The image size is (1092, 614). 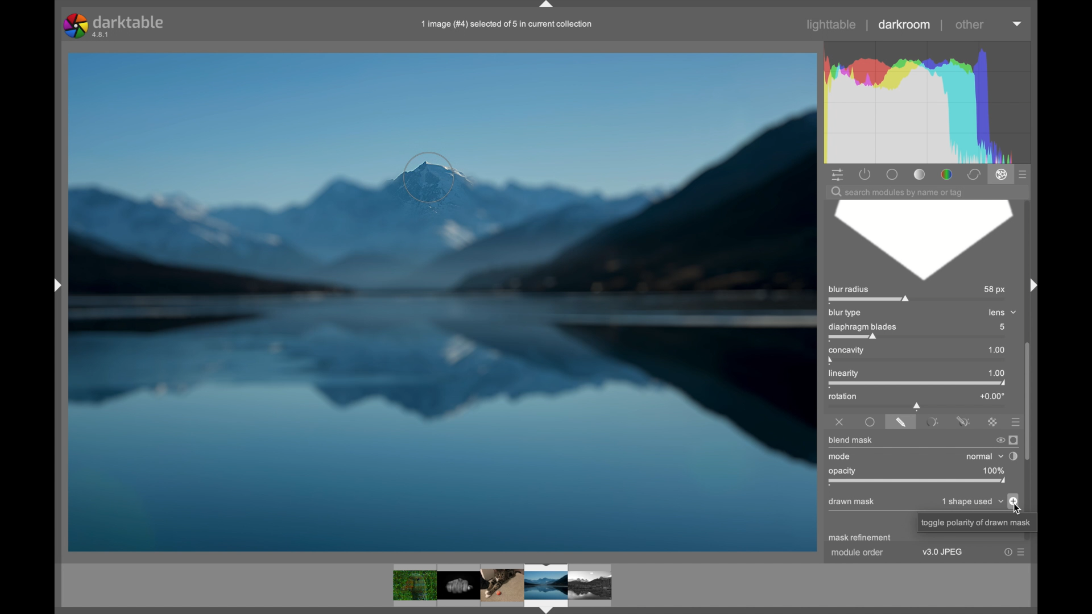 I want to click on 1.00, so click(x=998, y=372).